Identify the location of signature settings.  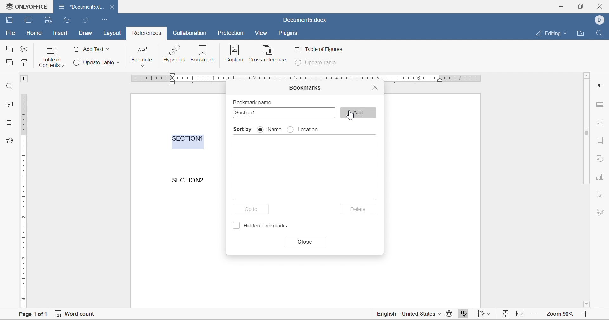
(601, 212).